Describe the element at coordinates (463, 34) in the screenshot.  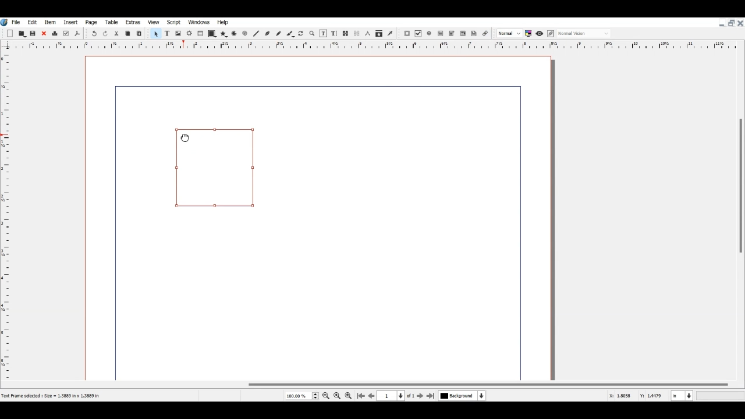
I see `PDF List Box` at that location.